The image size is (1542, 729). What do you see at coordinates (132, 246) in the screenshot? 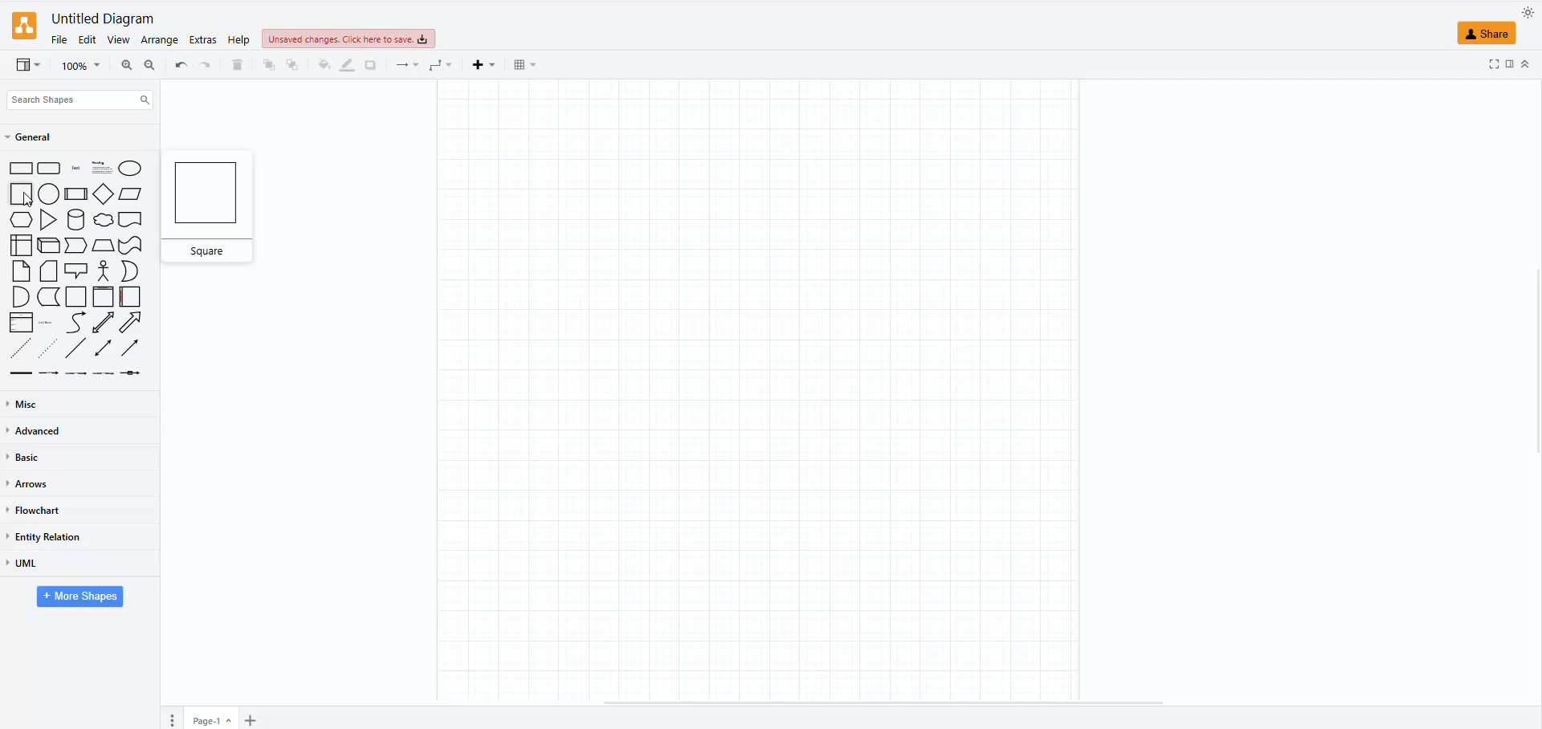
I see `tape` at bounding box center [132, 246].